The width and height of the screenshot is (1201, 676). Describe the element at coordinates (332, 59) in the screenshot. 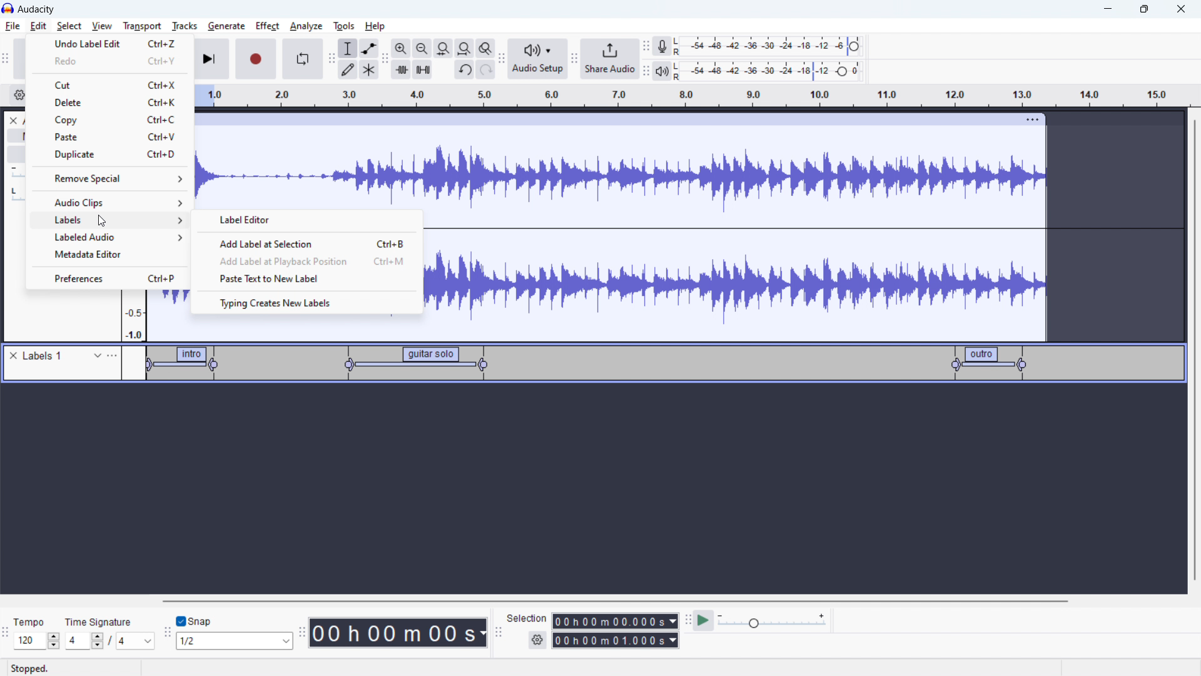

I see `tools toolbar` at that location.